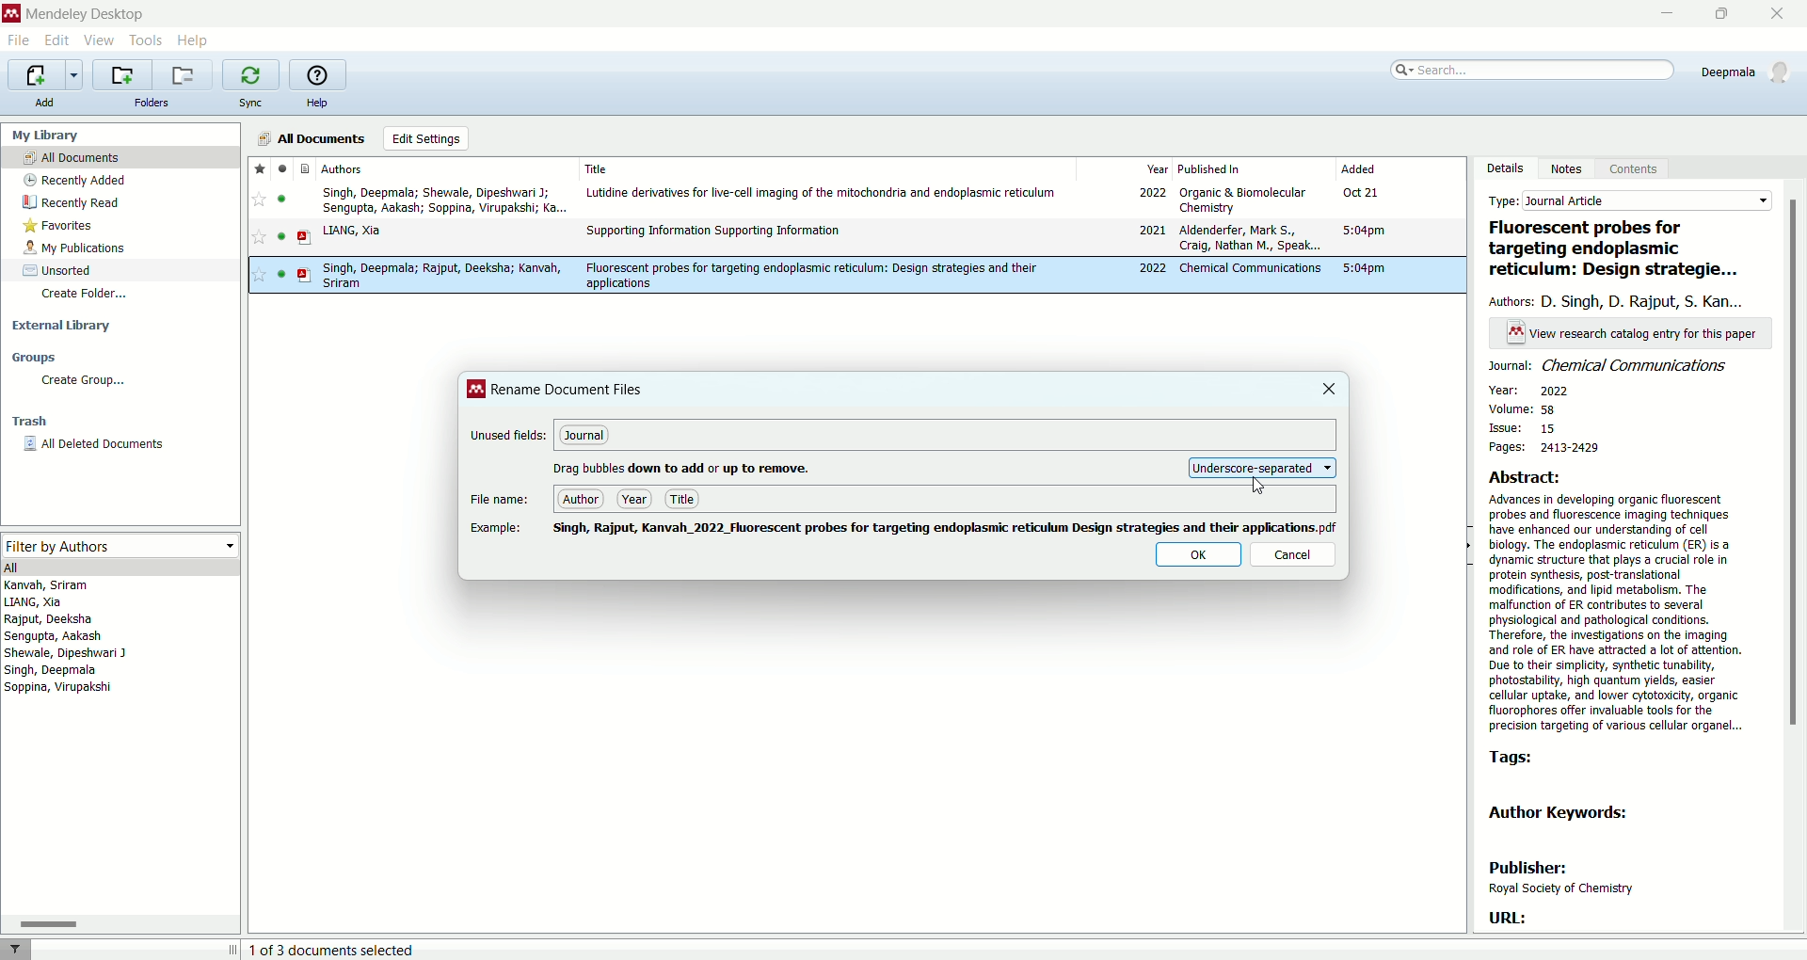 This screenshot has width=1807, height=960. What do you see at coordinates (58, 40) in the screenshot?
I see `edit` at bounding box center [58, 40].